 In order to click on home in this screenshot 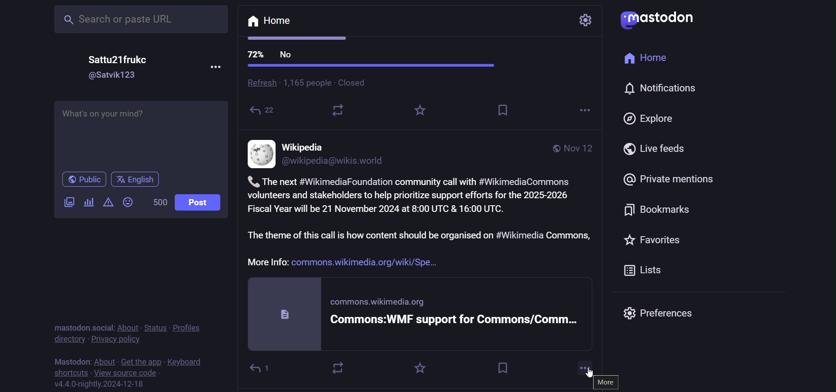, I will do `click(654, 59)`.